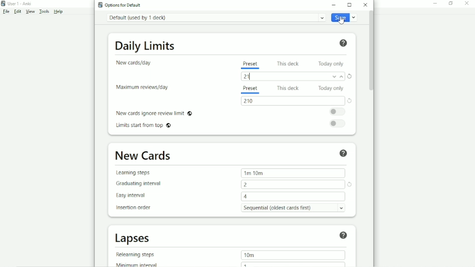 The width and height of the screenshot is (475, 267). Describe the element at coordinates (350, 100) in the screenshot. I see `Restore this setting to its default value` at that location.